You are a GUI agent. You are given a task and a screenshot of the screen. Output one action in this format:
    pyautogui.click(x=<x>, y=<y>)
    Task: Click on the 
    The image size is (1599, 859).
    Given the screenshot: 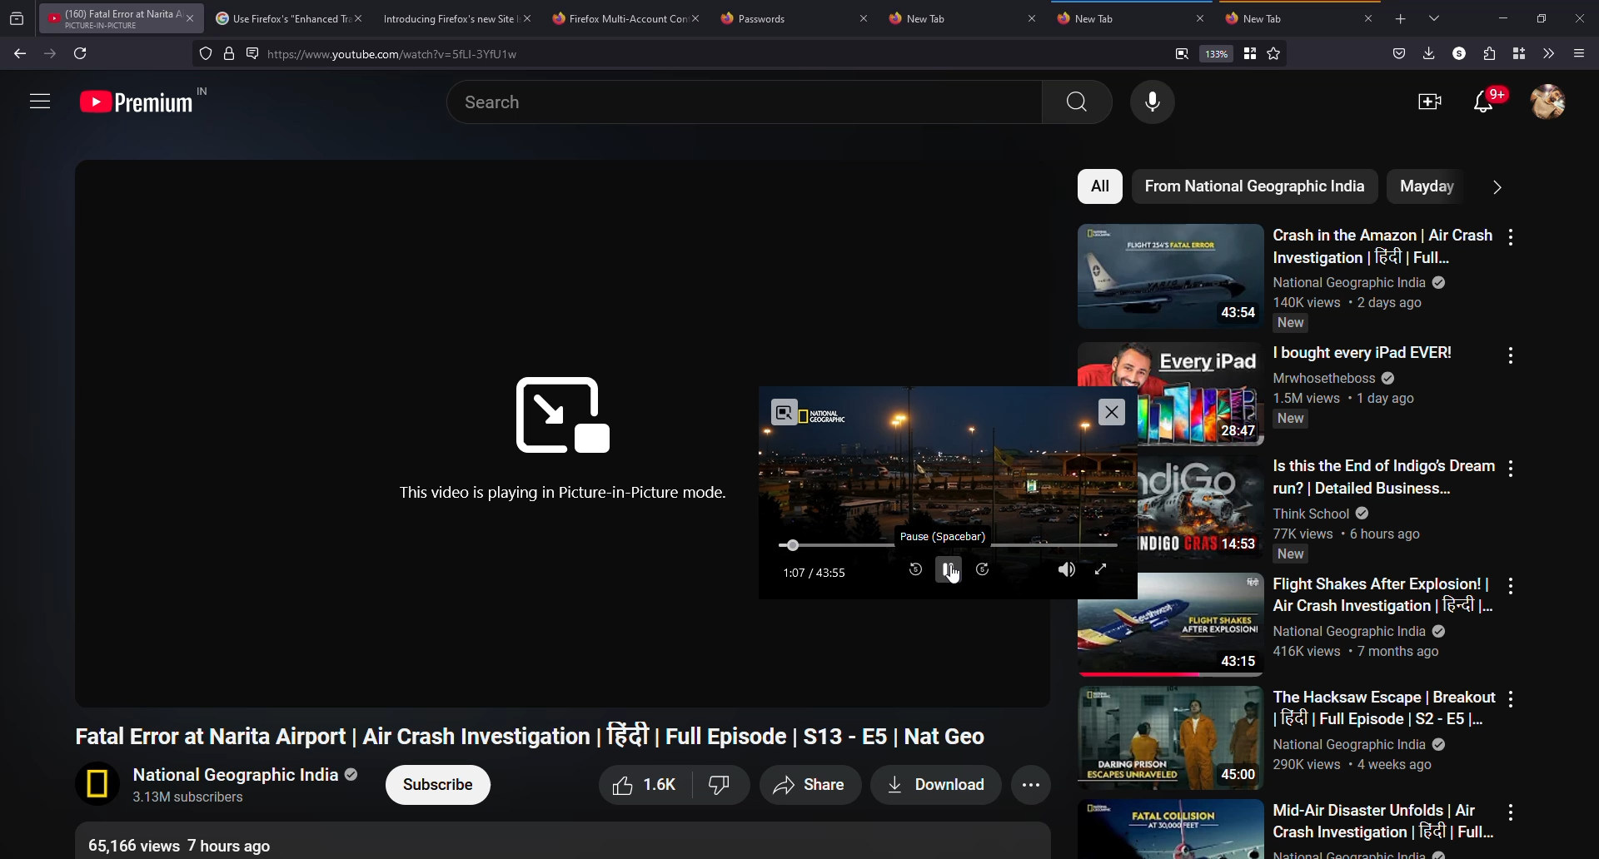 What is the action you would take?
    pyautogui.click(x=17, y=20)
    